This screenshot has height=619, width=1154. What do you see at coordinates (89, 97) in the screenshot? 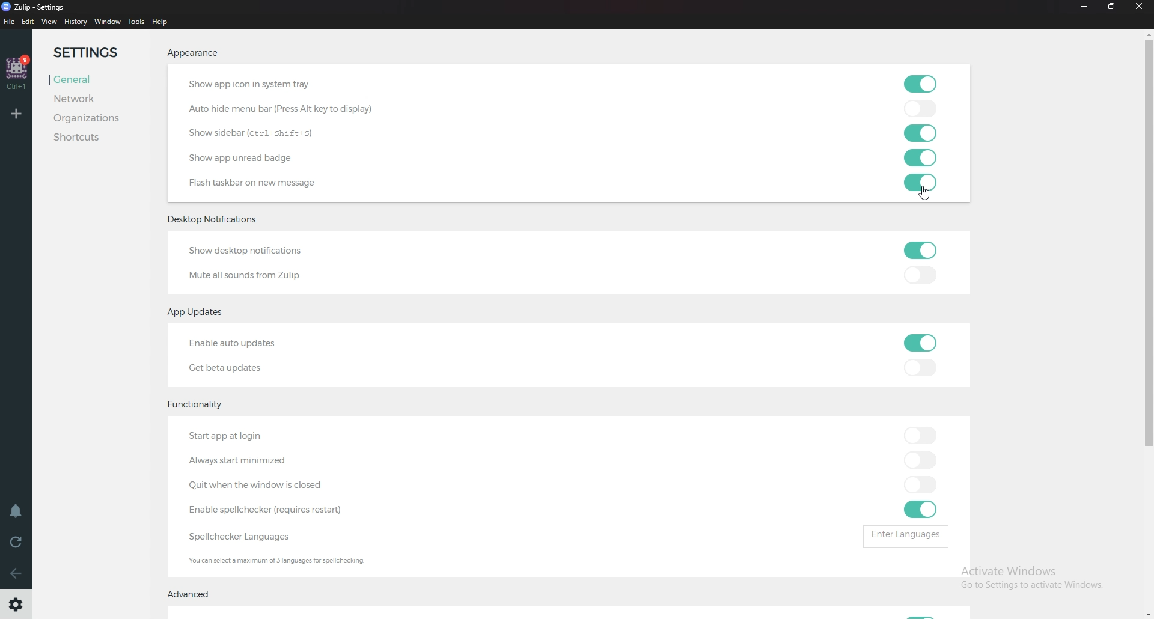
I see `Network` at bounding box center [89, 97].